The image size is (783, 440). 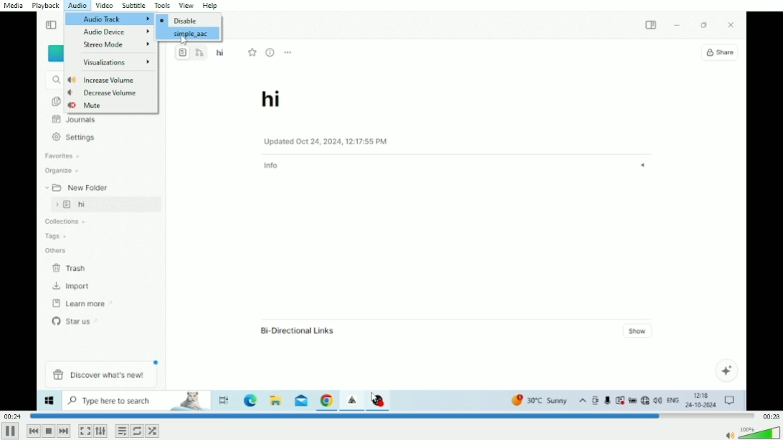 What do you see at coordinates (47, 6) in the screenshot?
I see `Playback` at bounding box center [47, 6].